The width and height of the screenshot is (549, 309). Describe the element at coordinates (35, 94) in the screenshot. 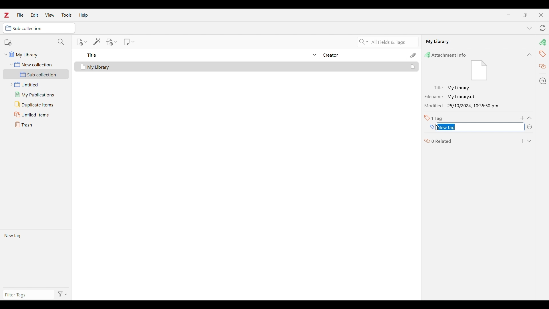

I see `My publications folder` at that location.